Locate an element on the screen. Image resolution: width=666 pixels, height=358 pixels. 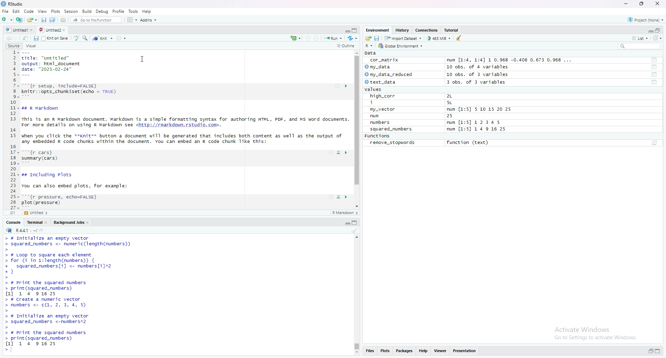
cleaner console is located at coordinates (355, 230).